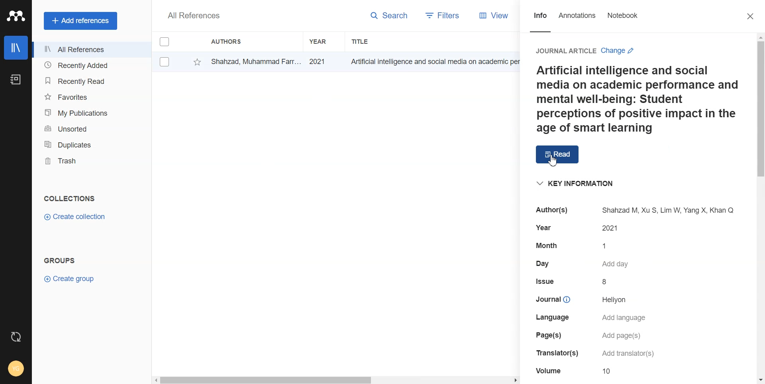 The width and height of the screenshot is (765, 384). I want to click on My Publication, so click(89, 112).